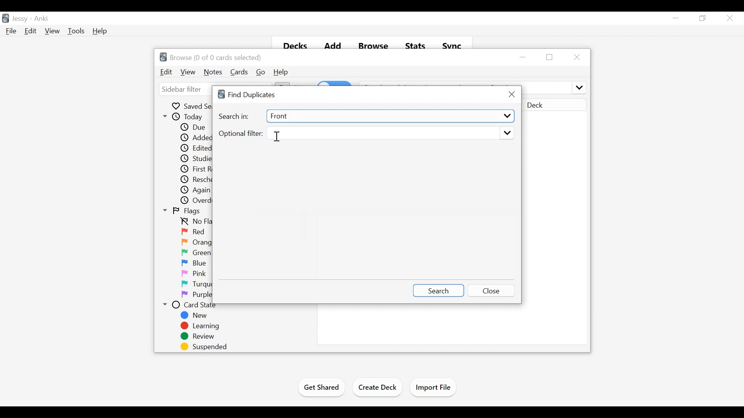 This screenshot has width=744, height=418. Describe the element at coordinates (167, 72) in the screenshot. I see `Edit` at that location.